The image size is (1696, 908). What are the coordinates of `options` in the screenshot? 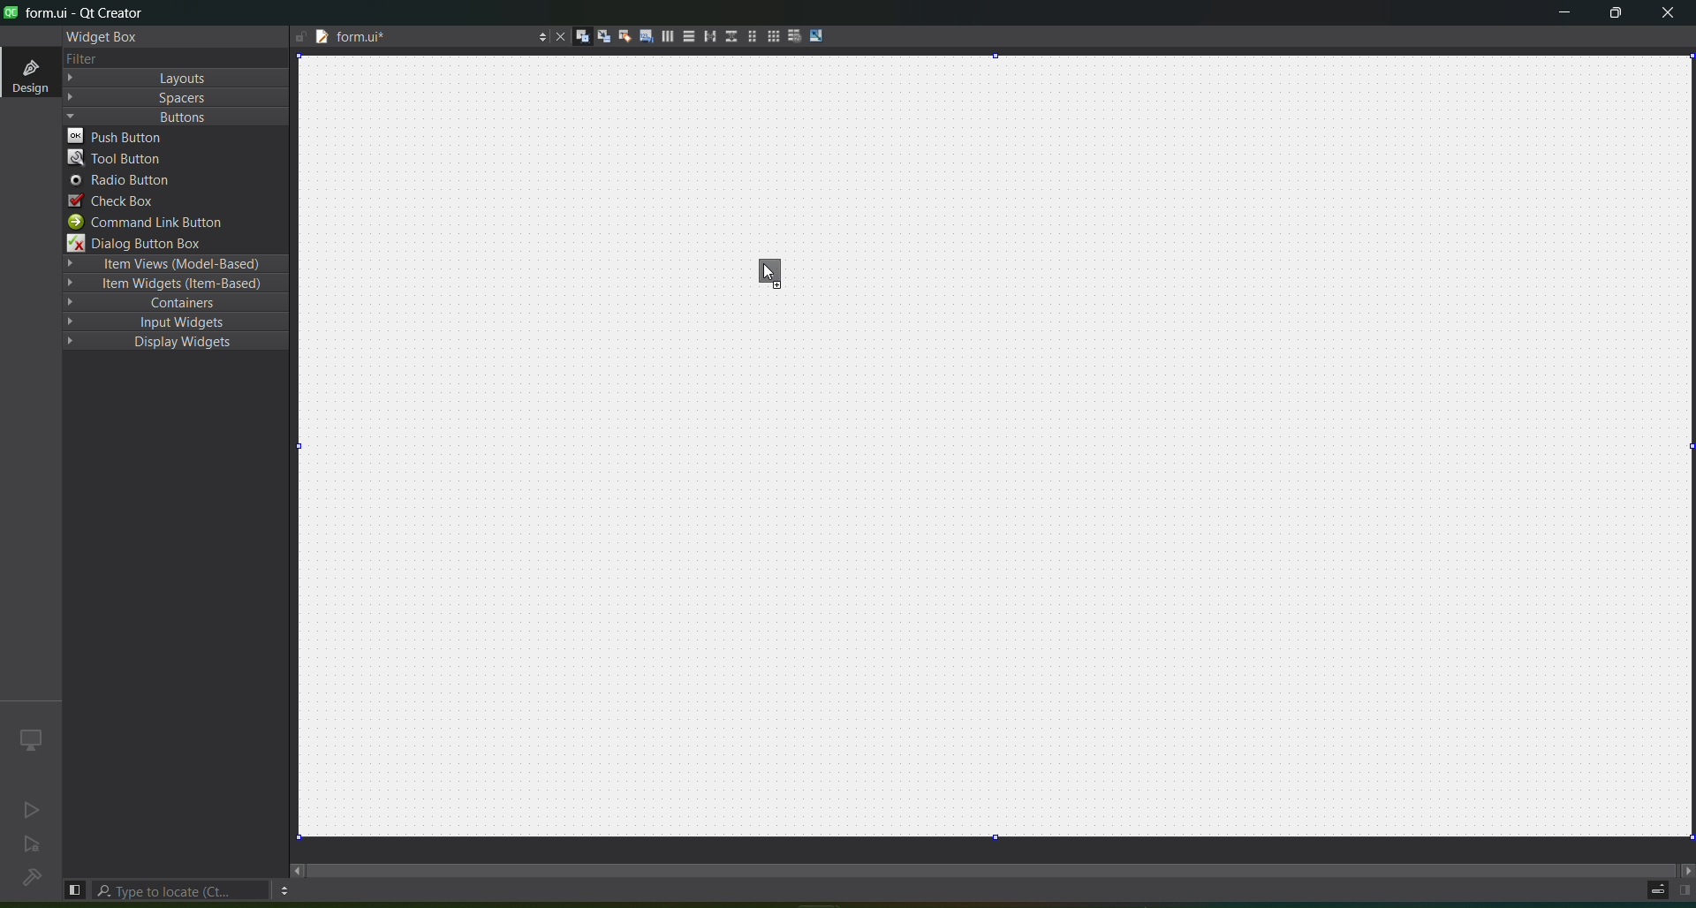 It's located at (286, 890).